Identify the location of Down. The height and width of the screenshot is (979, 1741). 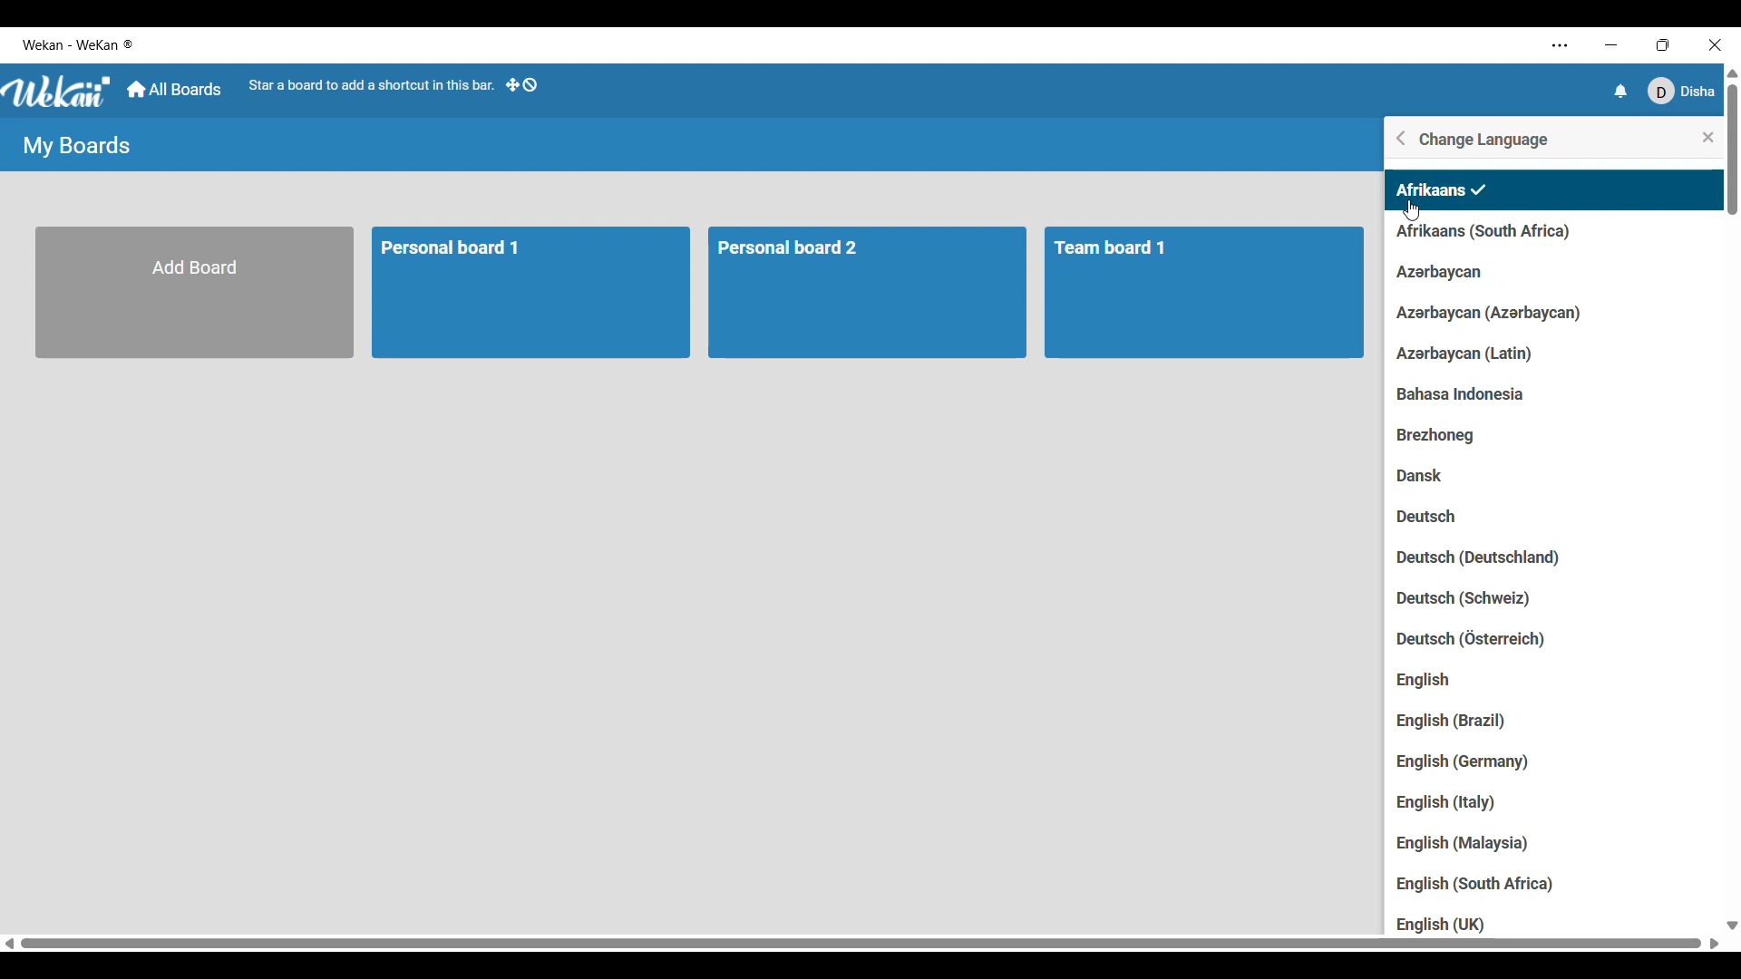
(1730, 925).